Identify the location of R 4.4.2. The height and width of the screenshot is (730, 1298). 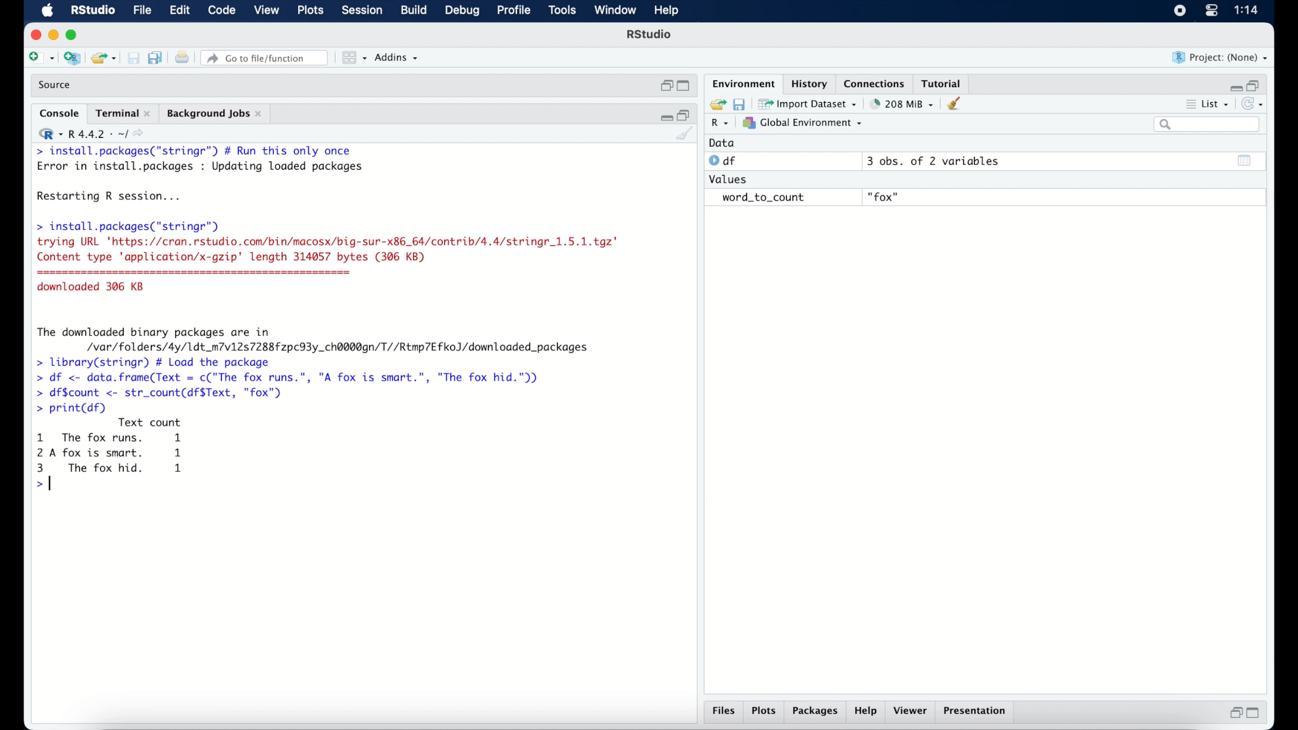
(91, 134).